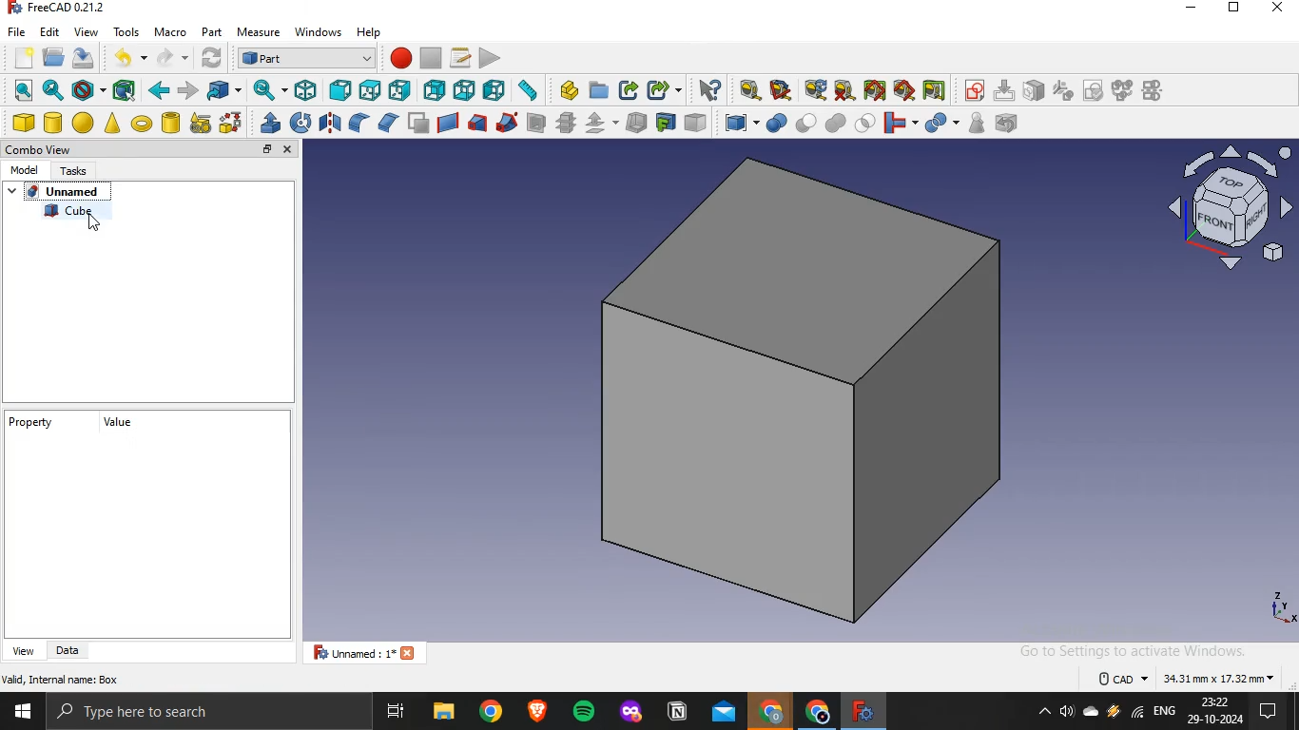  What do you see at coordinates (1114, 712) in the screenshot?
I see `winamp agent` at bounding box center [1114, 712].